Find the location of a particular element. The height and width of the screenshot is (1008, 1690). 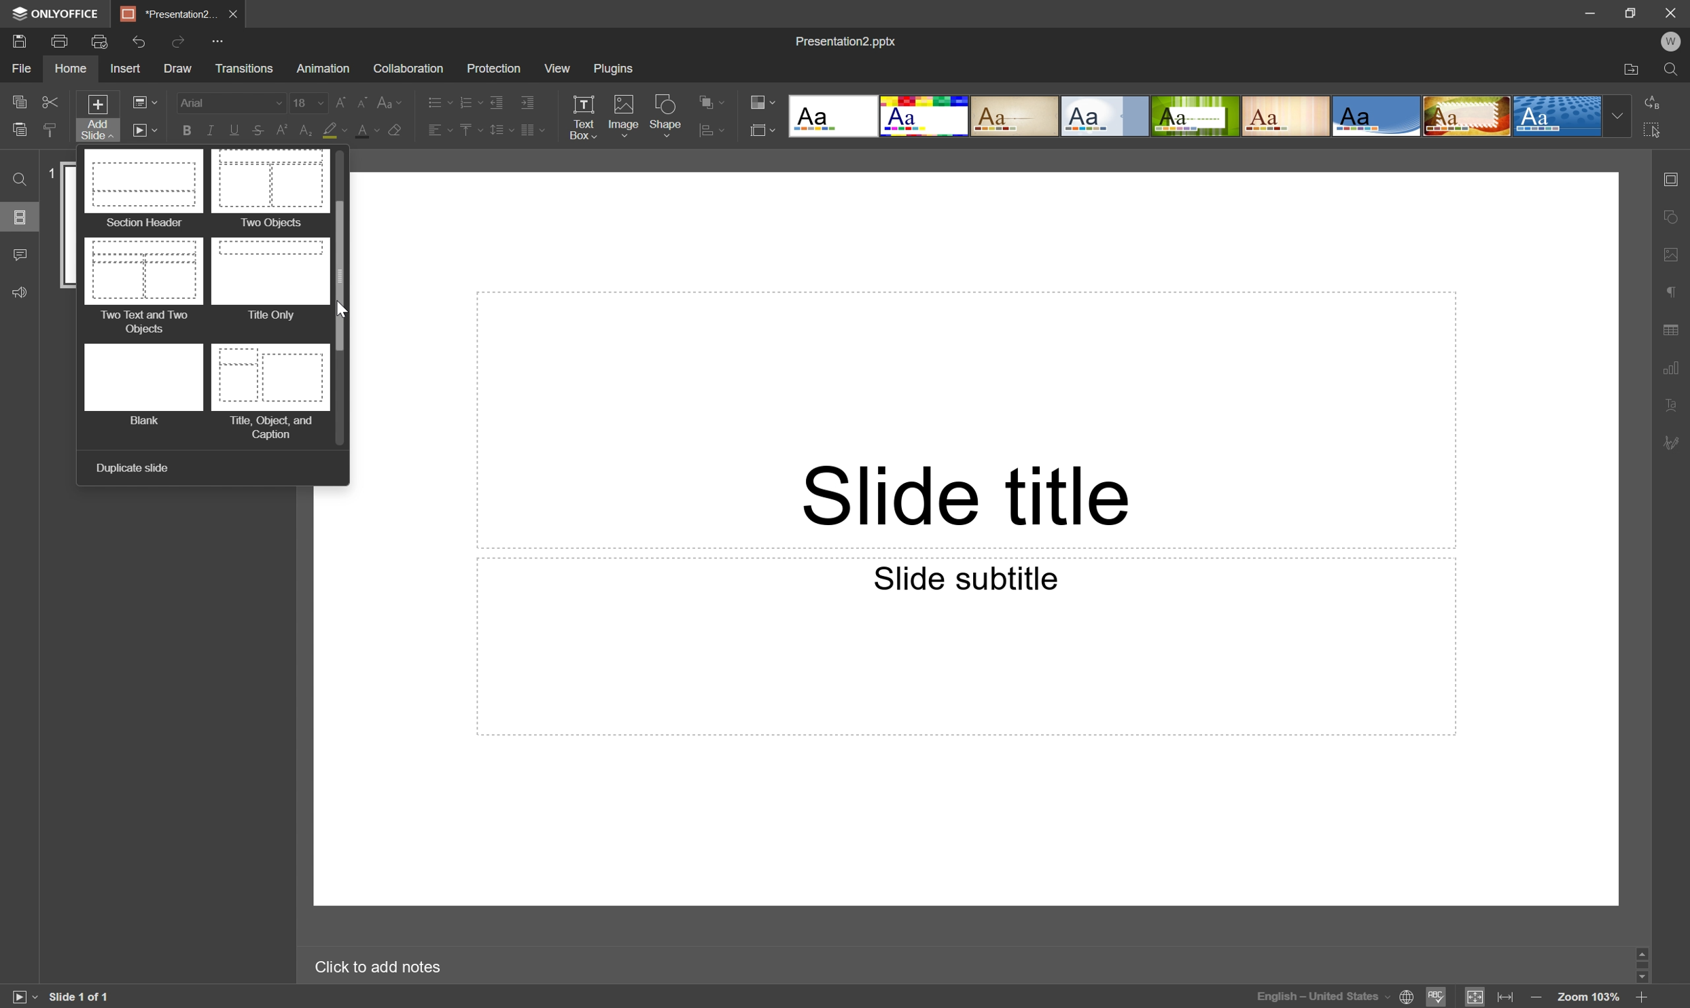

Set document language is located at coordinates (1408, 999).